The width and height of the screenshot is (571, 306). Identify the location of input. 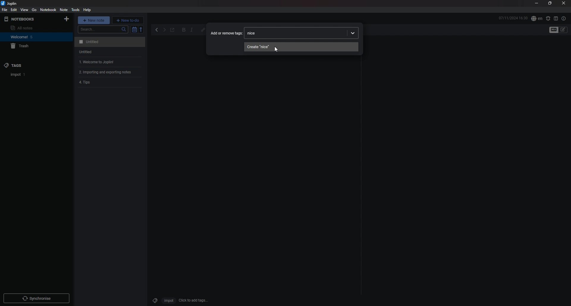
(254, 33).